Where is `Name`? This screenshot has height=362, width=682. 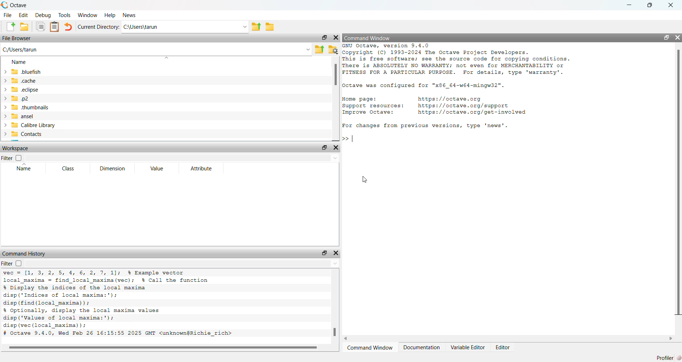 Name is located at coordinates (18, 62).